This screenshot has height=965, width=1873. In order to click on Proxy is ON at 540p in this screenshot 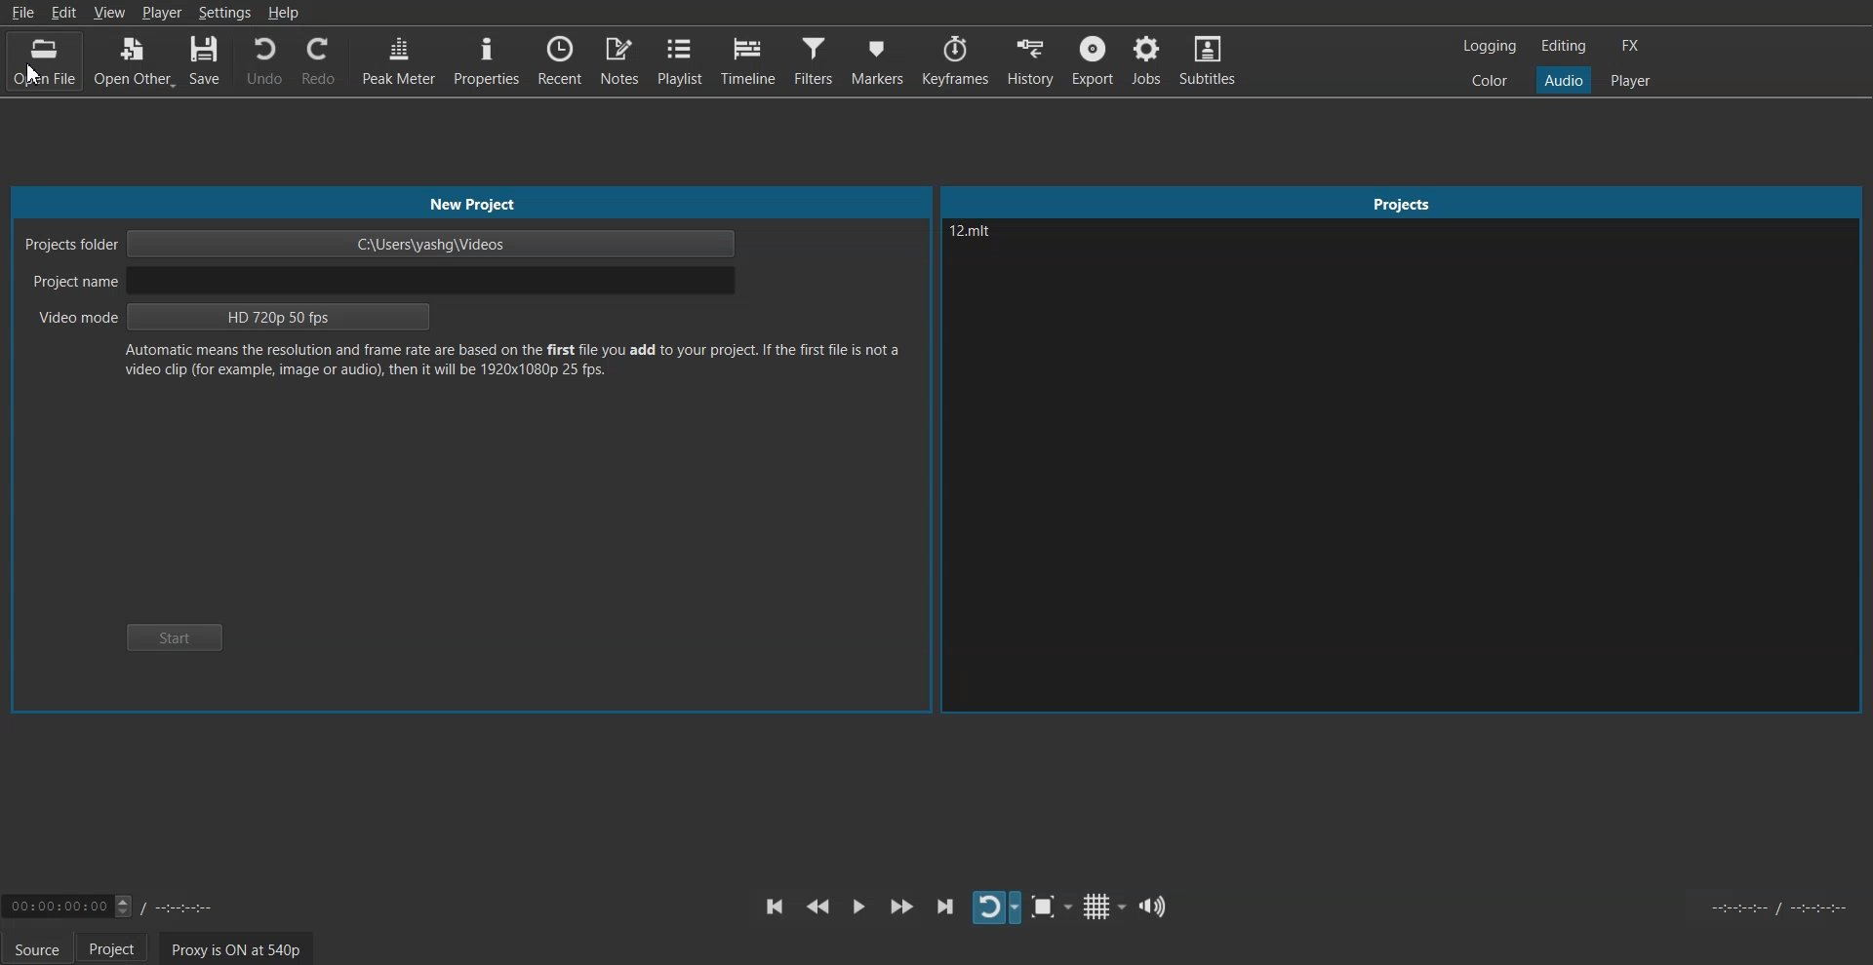, I will do `click(237, 948)`.